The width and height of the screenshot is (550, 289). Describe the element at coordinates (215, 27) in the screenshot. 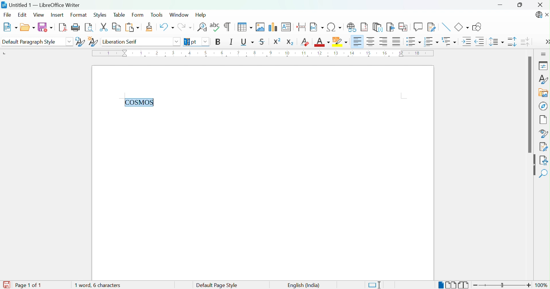

I see `Check Spelling` at that location.